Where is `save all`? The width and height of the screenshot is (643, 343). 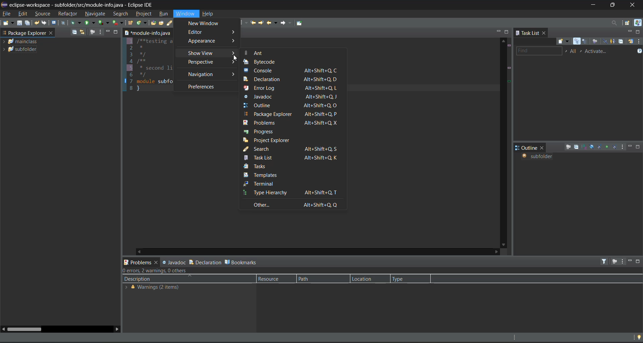 save all is located at coordinates (27, 22).